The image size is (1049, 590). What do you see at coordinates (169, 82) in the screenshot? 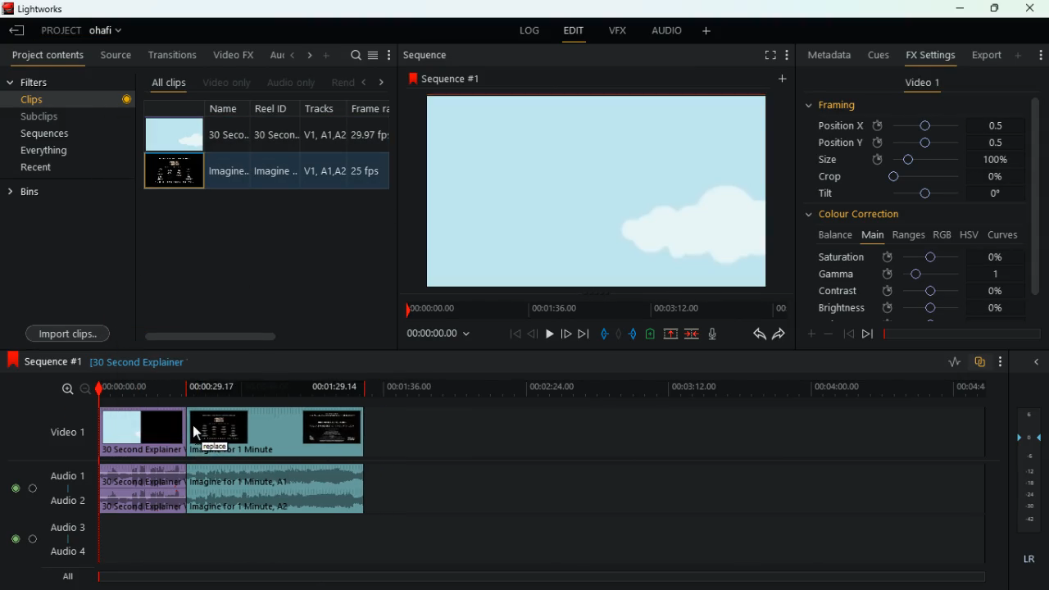
I see `all clips` at bounding box center [169, 82].